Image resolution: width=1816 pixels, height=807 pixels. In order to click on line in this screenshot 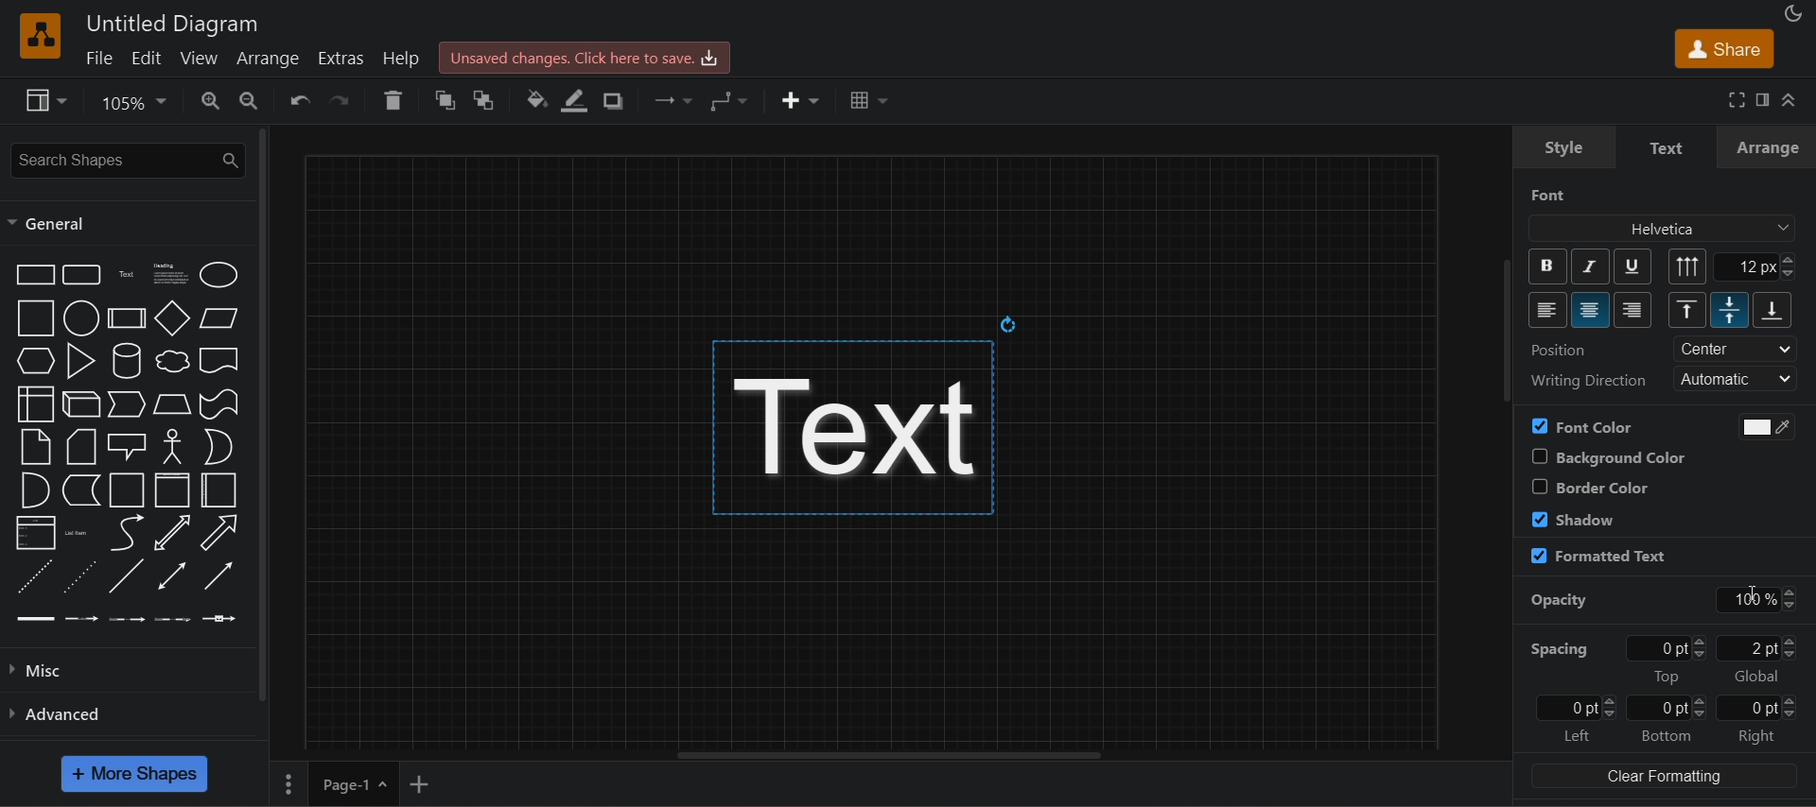, I will do `click(127, 575)`.